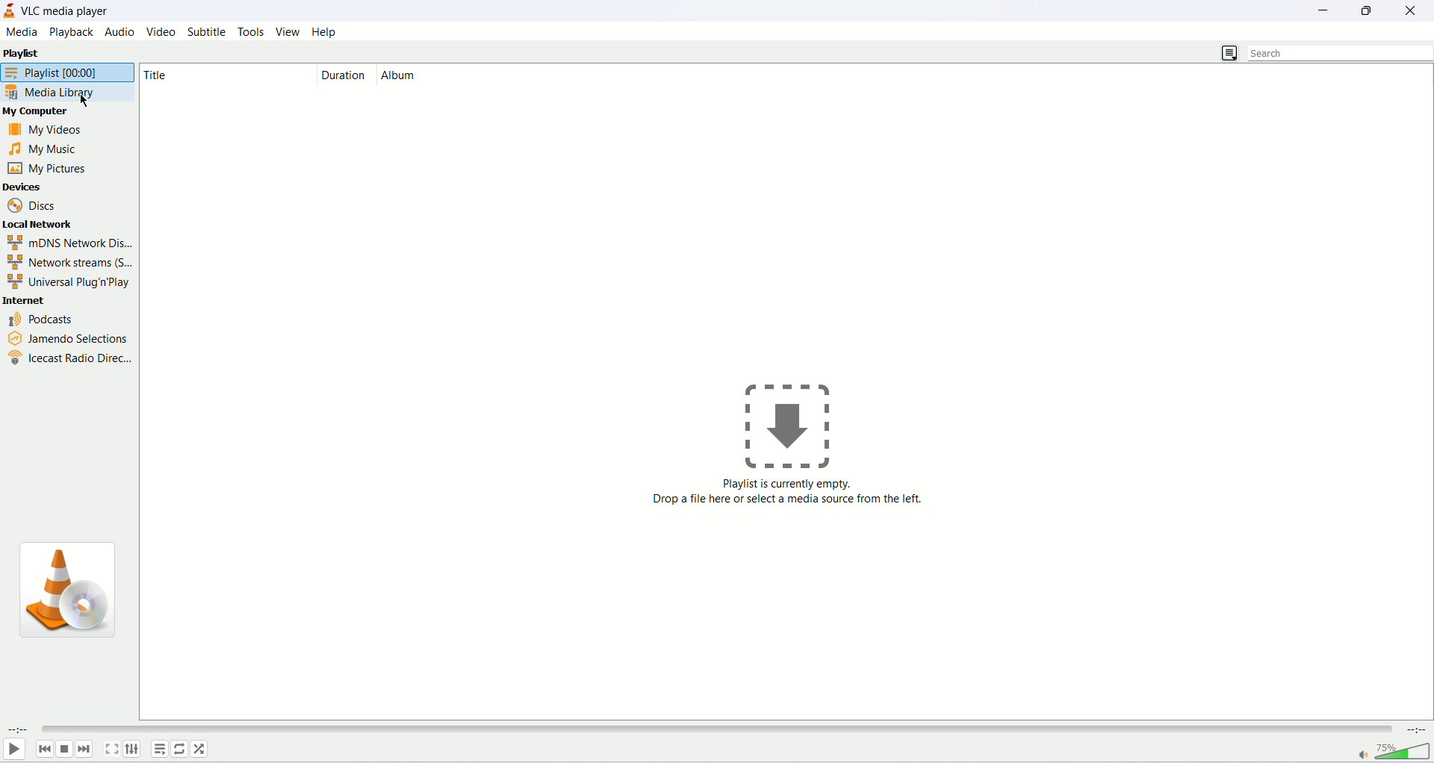  I want to click on play, so click(13, 750).